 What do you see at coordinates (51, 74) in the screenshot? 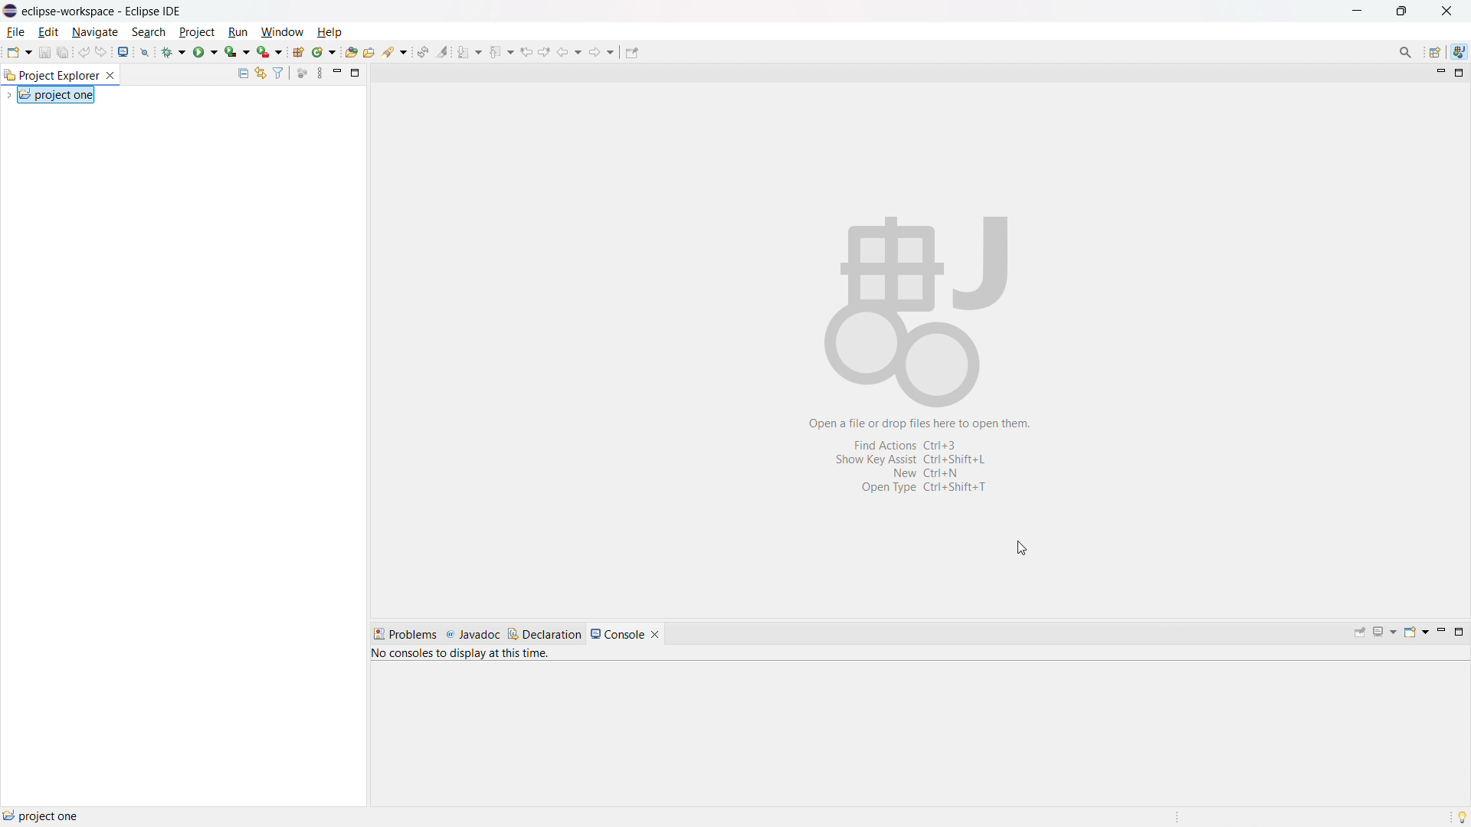
I see `project explorer` at bounding box center [51, 74].